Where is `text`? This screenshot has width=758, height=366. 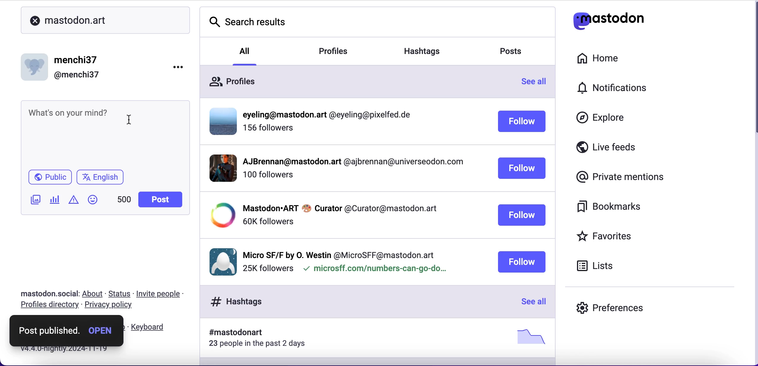
text is located at coordinates (70, 113).